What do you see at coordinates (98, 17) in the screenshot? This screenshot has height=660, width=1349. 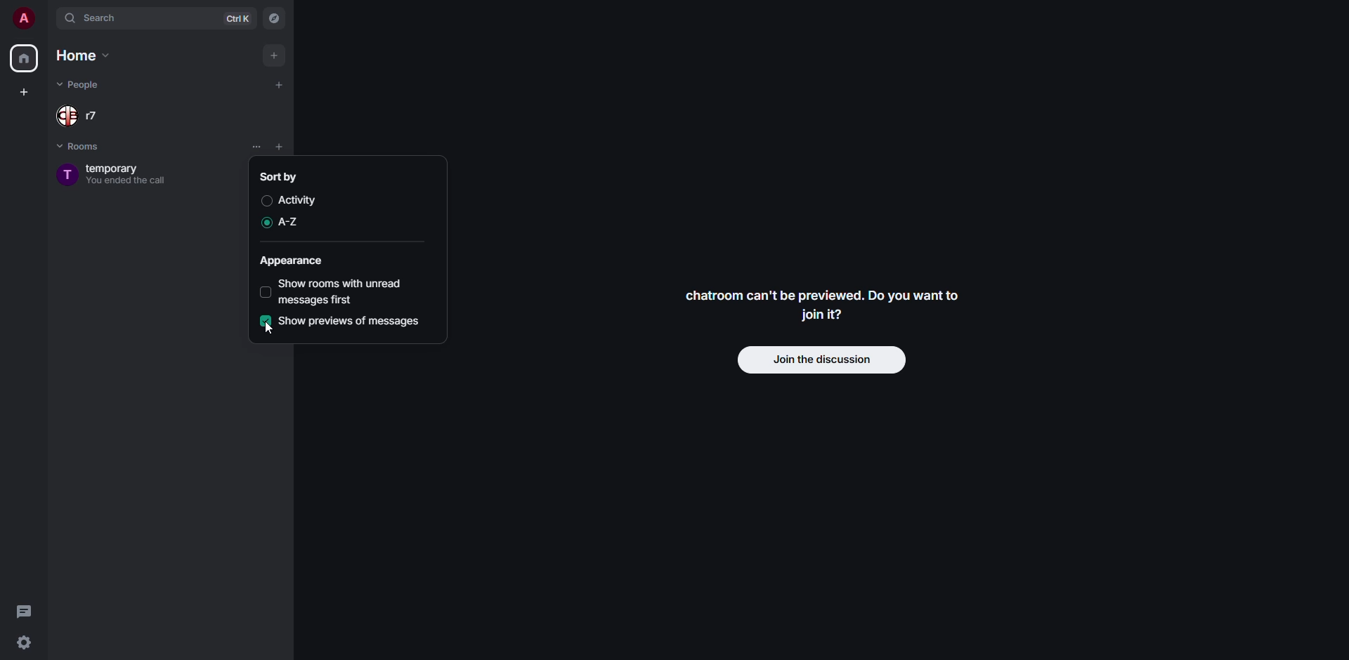 I see `search` at bounding box center [98, 17].